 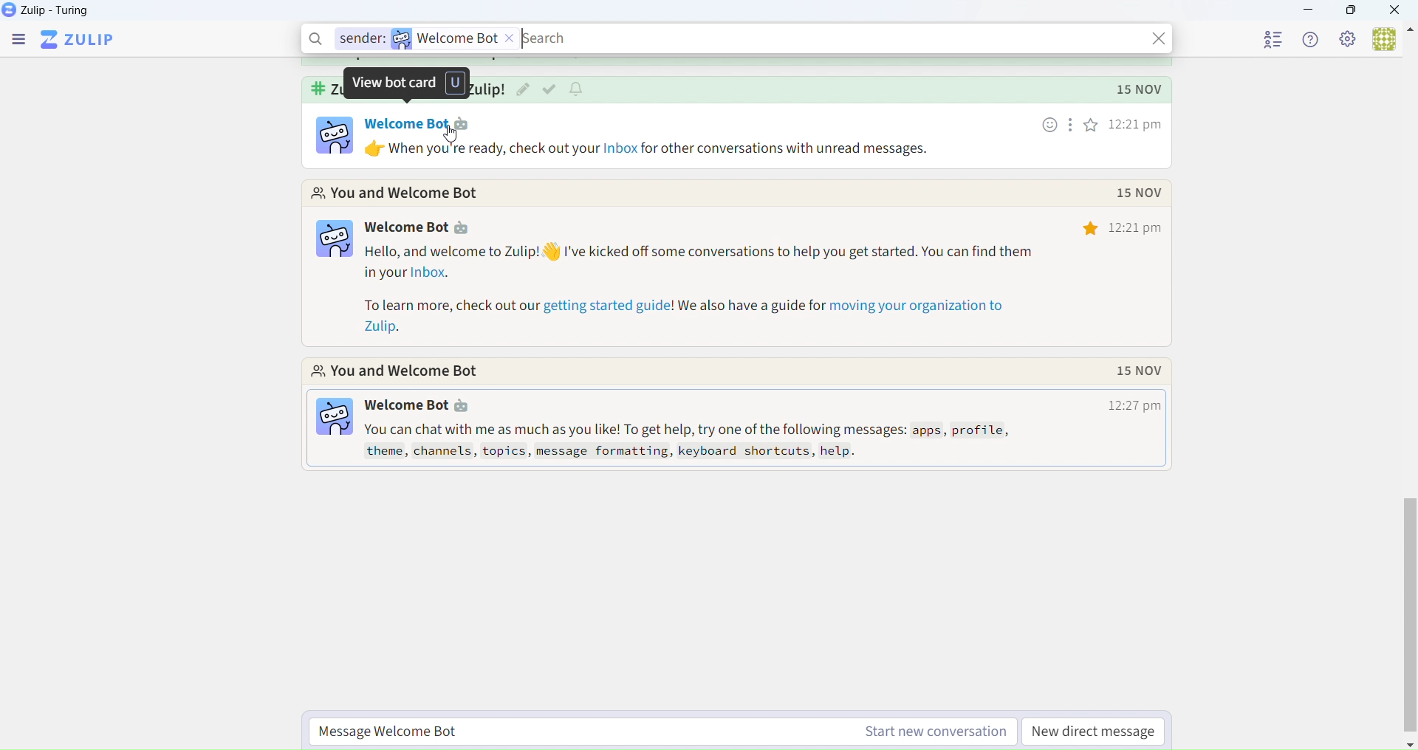 I want to click on Box, so click(x=1352, y=10).